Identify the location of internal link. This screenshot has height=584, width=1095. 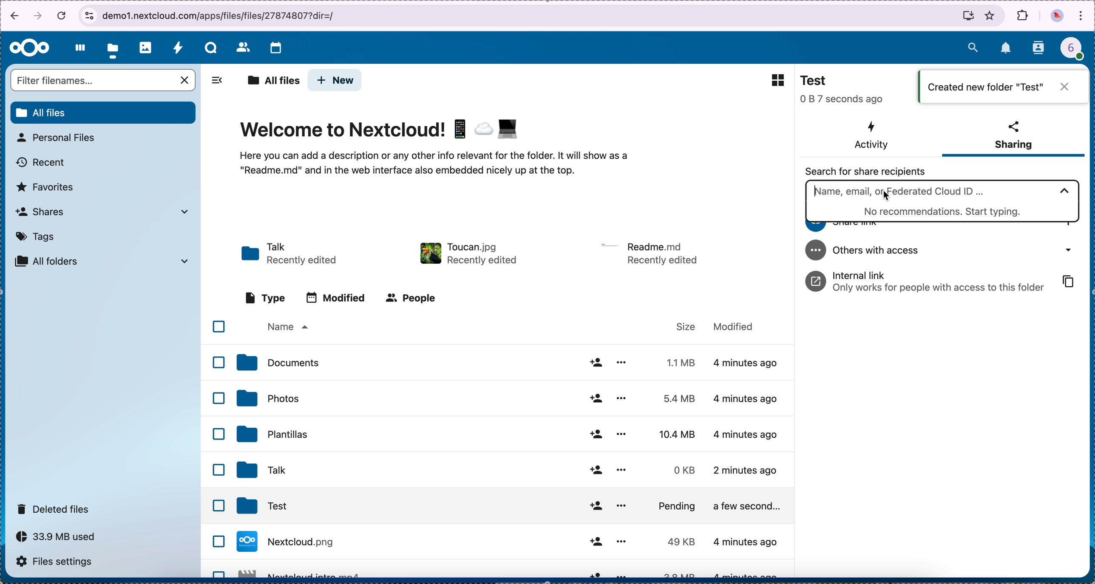
(942, 280).